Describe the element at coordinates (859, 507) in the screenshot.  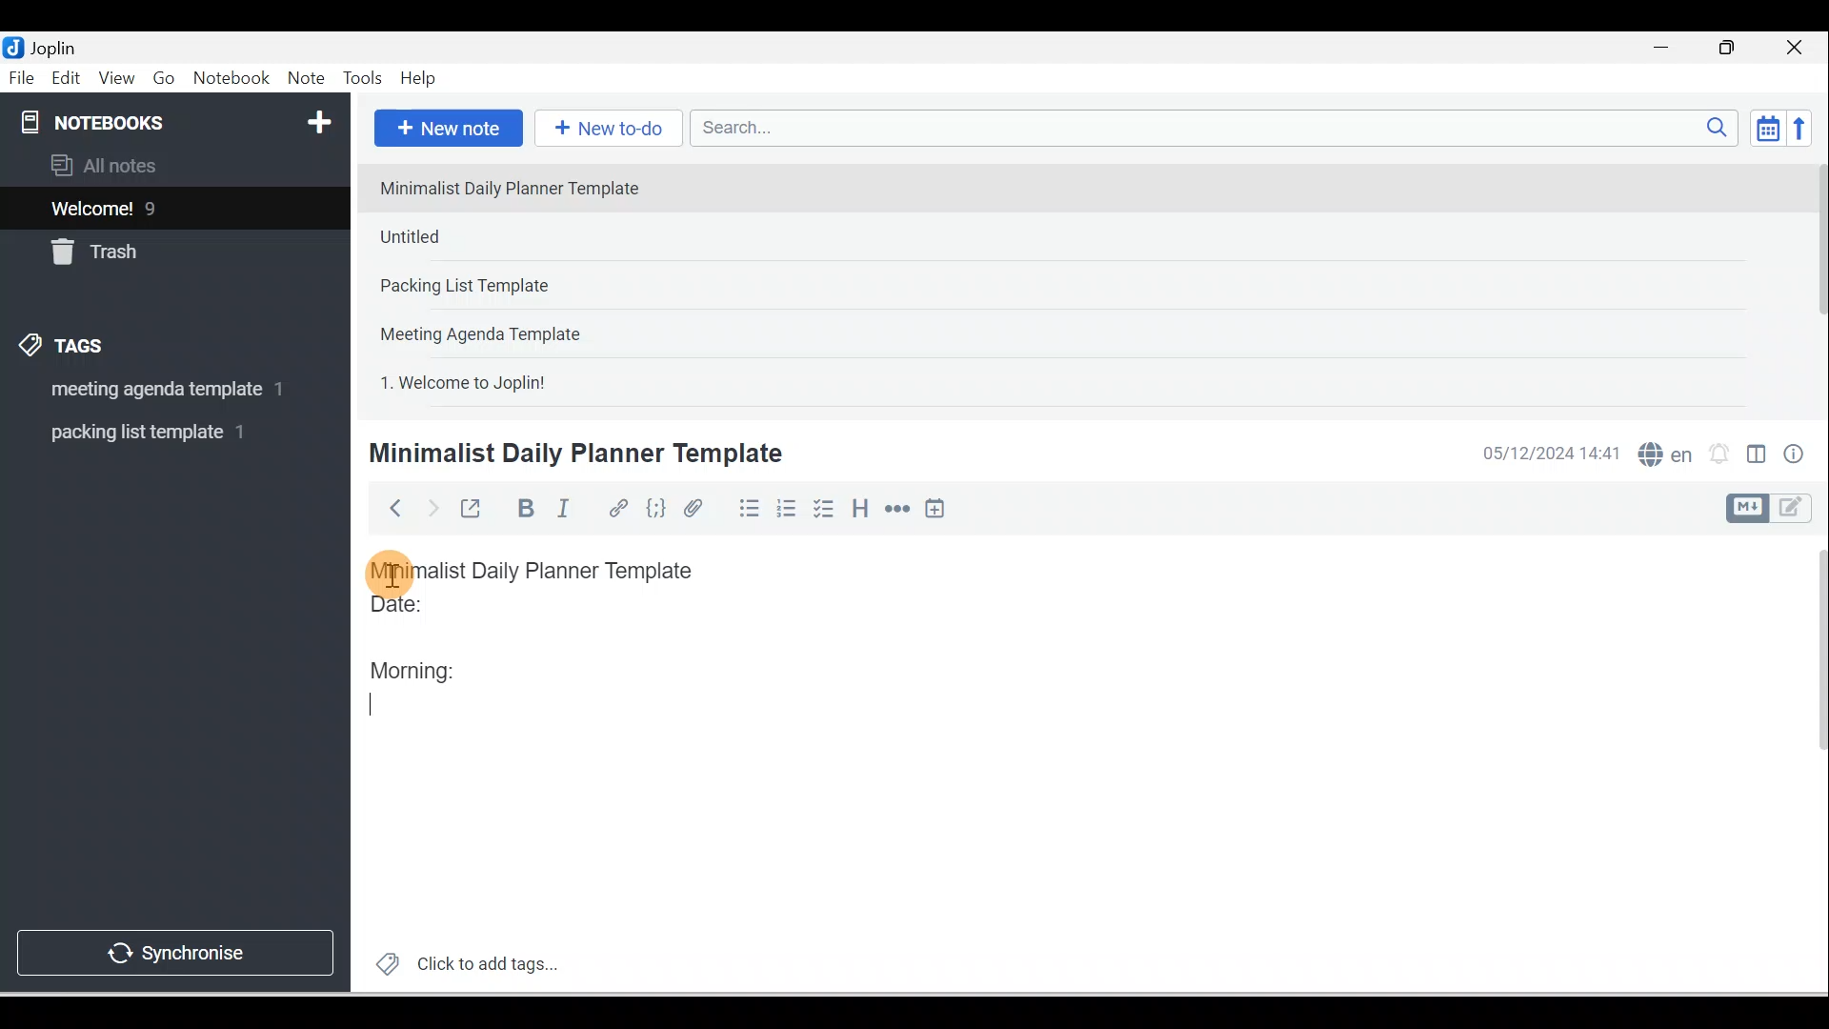
I see `Heading` at that location.